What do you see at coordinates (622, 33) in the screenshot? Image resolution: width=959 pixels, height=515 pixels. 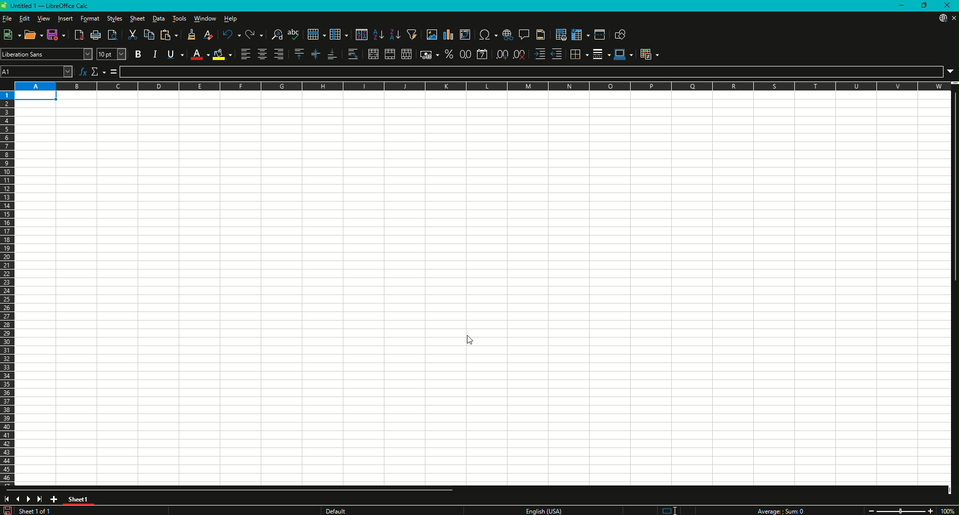 I see `Show Draw Function` at bounding box center [622, 33].